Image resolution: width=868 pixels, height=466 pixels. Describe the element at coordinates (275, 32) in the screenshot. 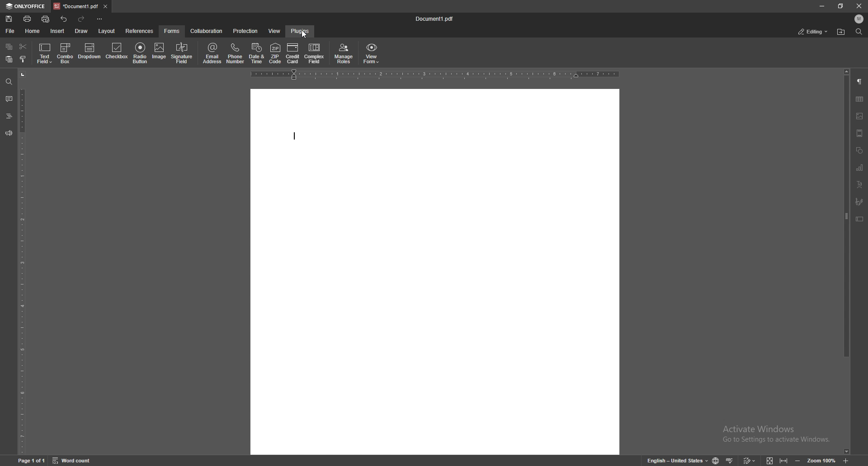

I see `view` at that location.